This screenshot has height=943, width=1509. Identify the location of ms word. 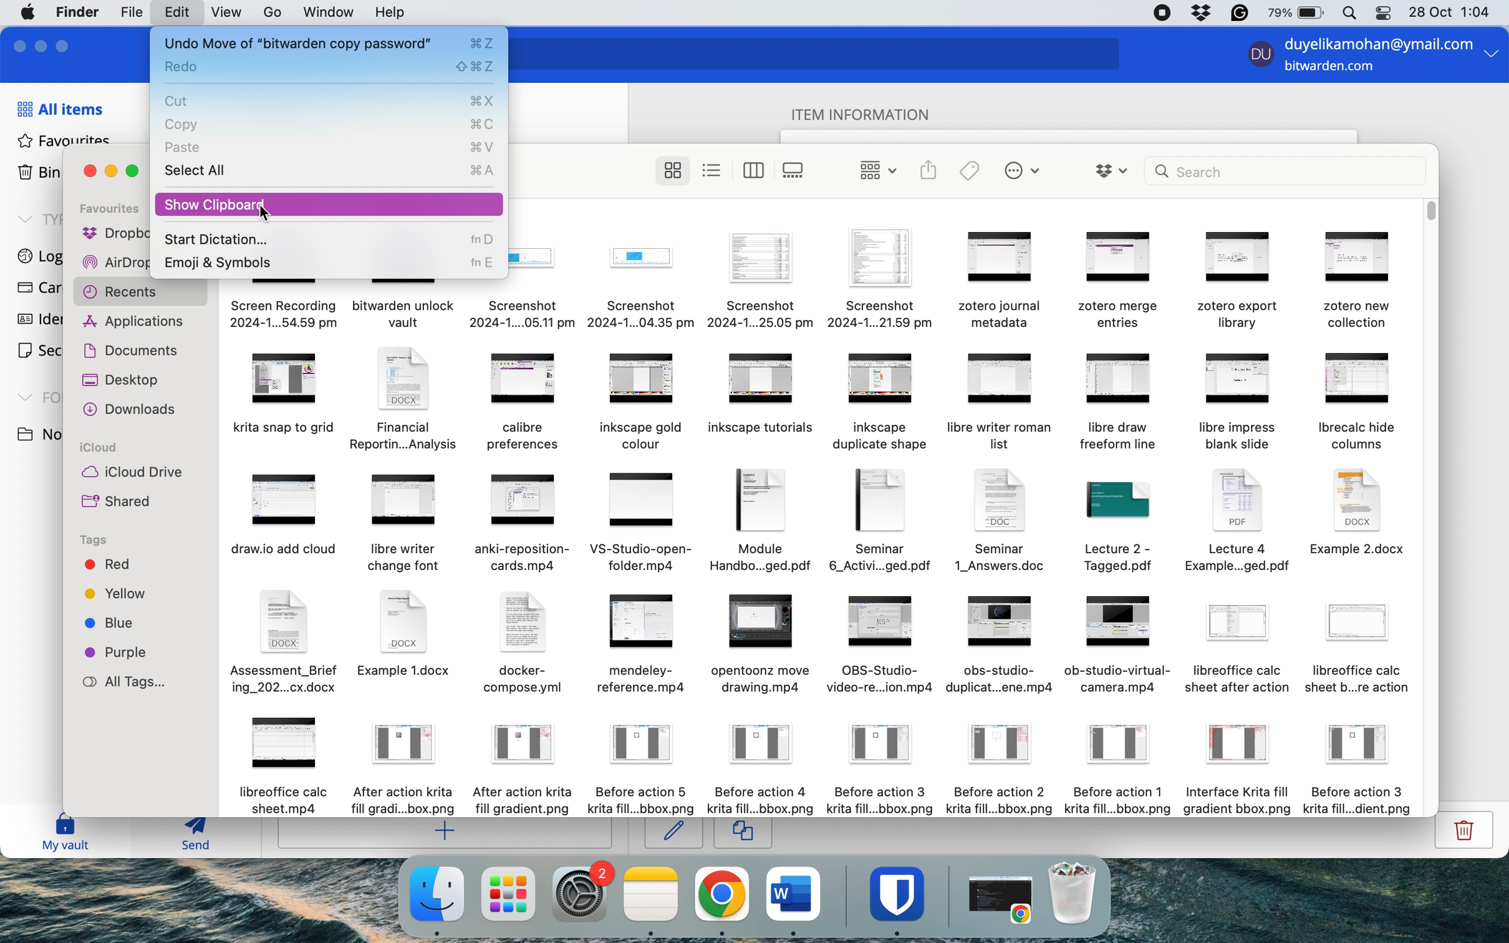
(794, 893).